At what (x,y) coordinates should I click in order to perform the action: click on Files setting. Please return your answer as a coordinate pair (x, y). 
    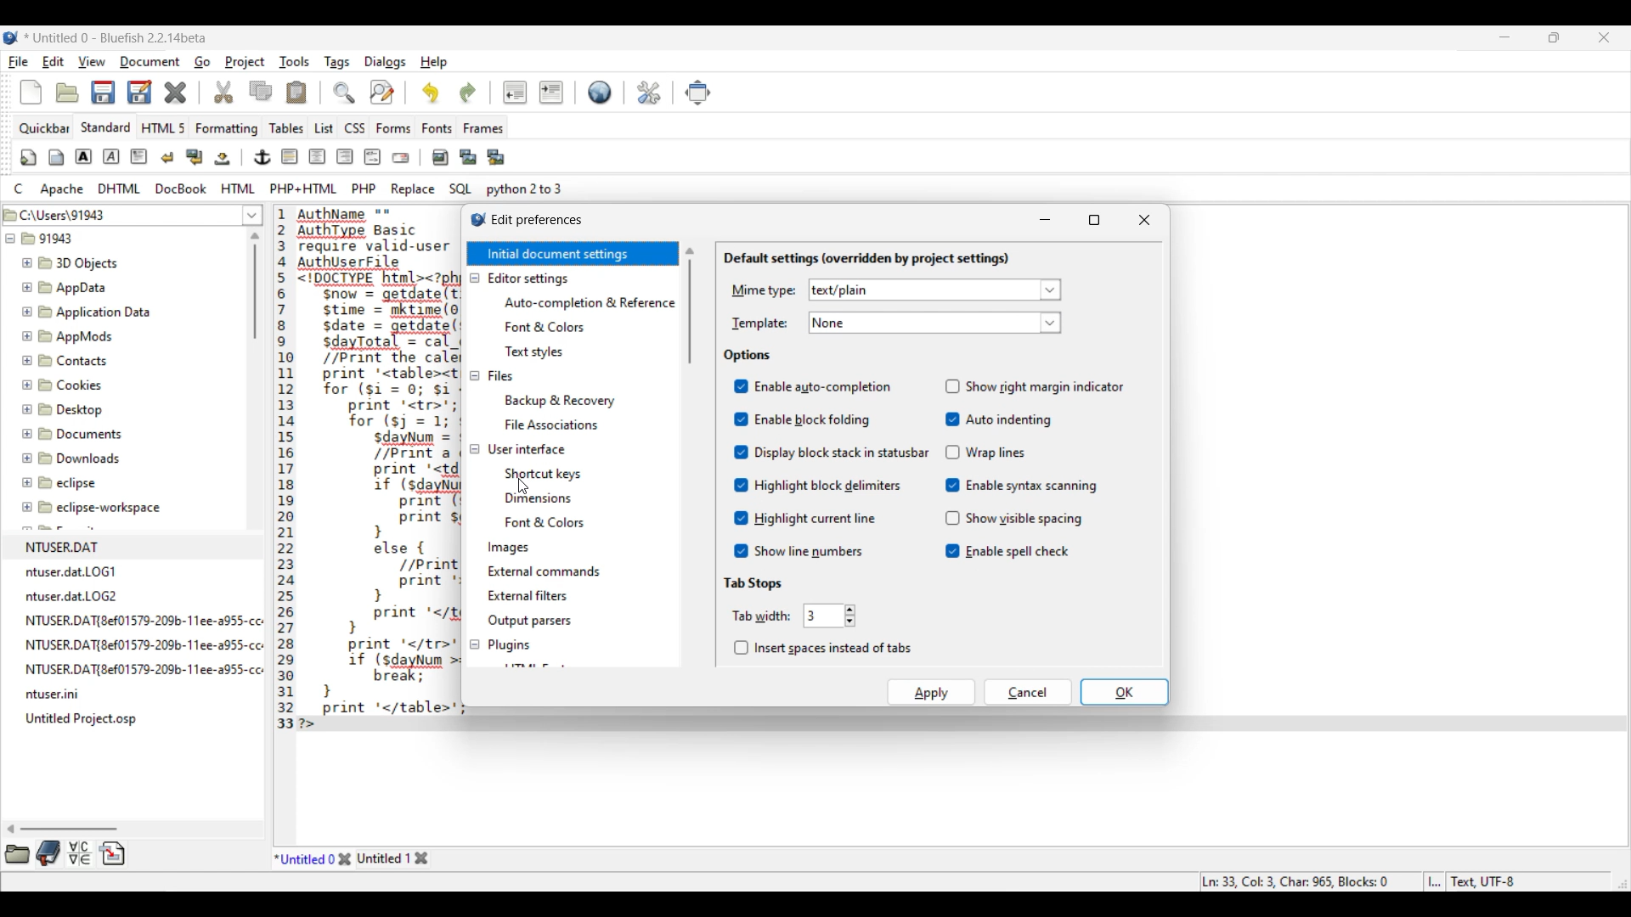
    Looking at the image, I should click on (500, 375).